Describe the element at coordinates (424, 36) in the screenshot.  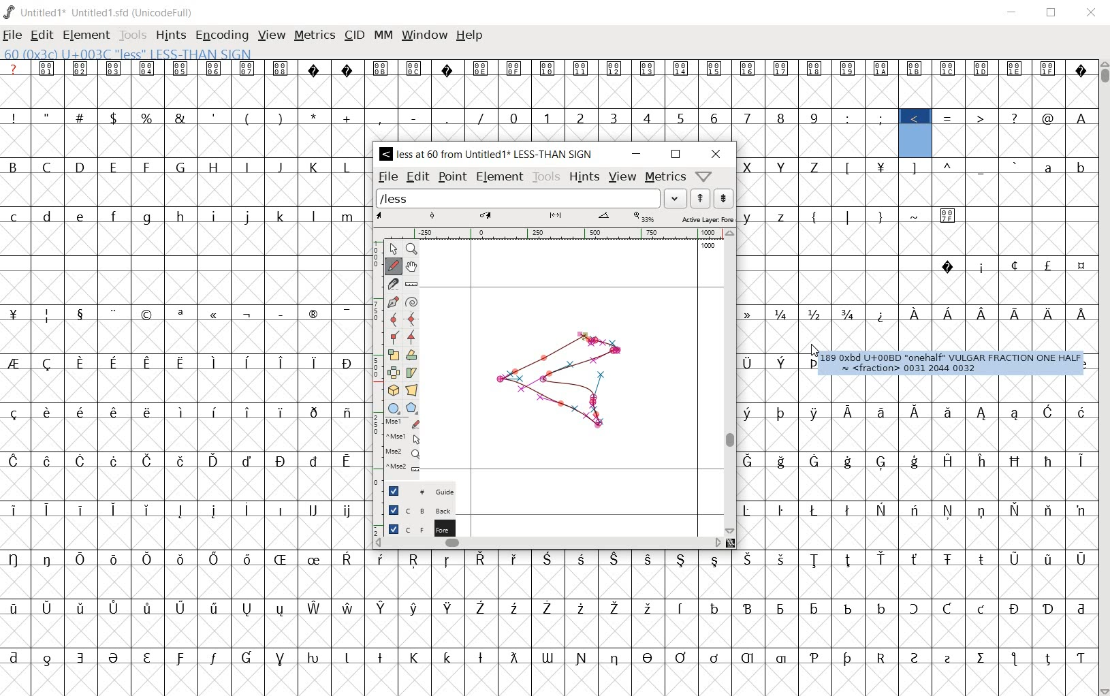
I see `window` at that location.